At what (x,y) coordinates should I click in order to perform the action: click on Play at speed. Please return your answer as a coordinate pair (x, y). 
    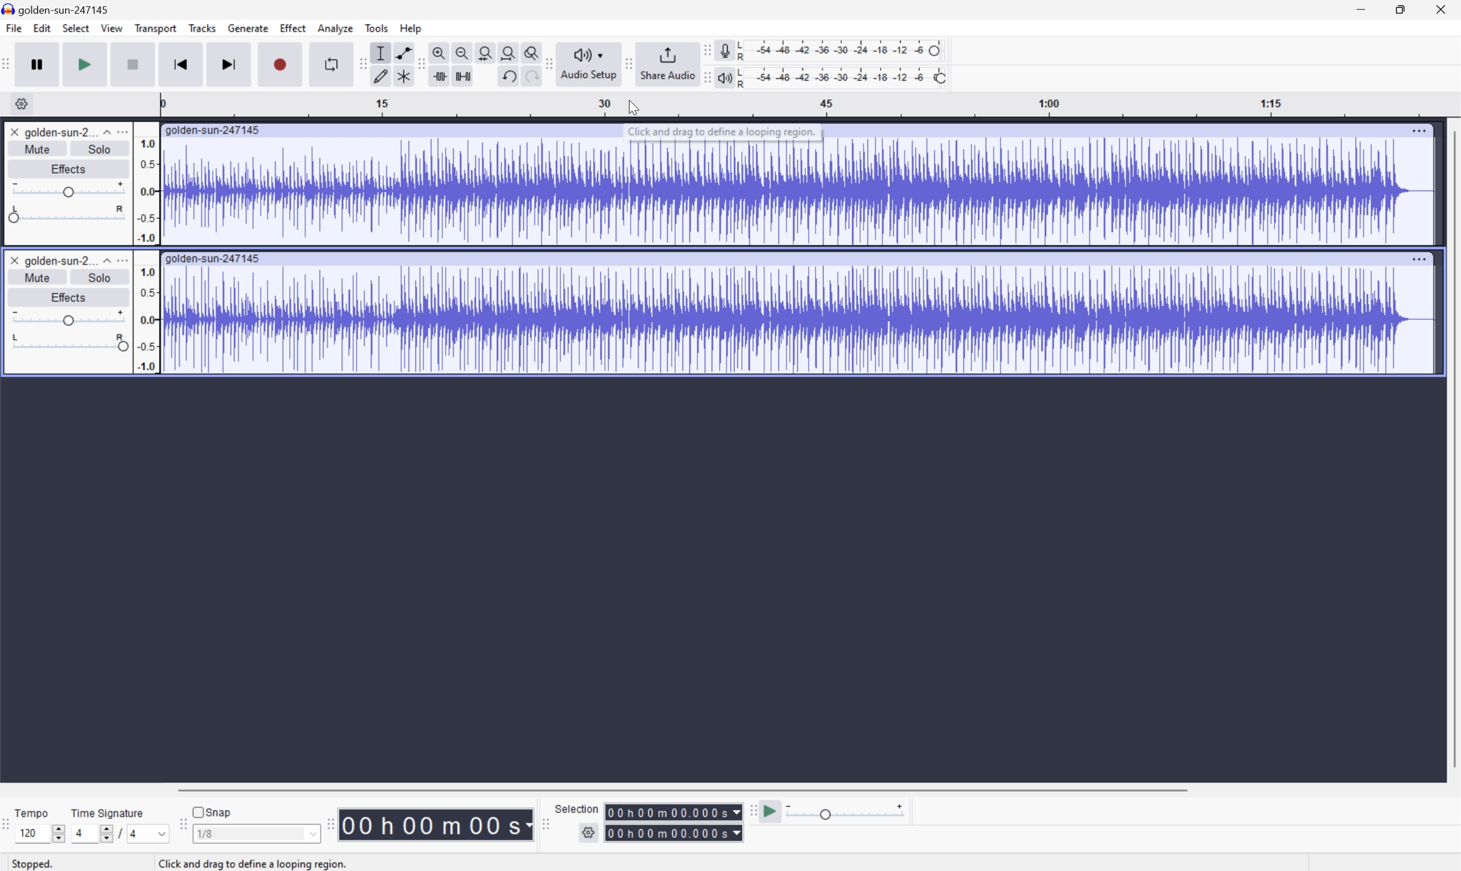
    Looking at the image, I should click on (772, 812).